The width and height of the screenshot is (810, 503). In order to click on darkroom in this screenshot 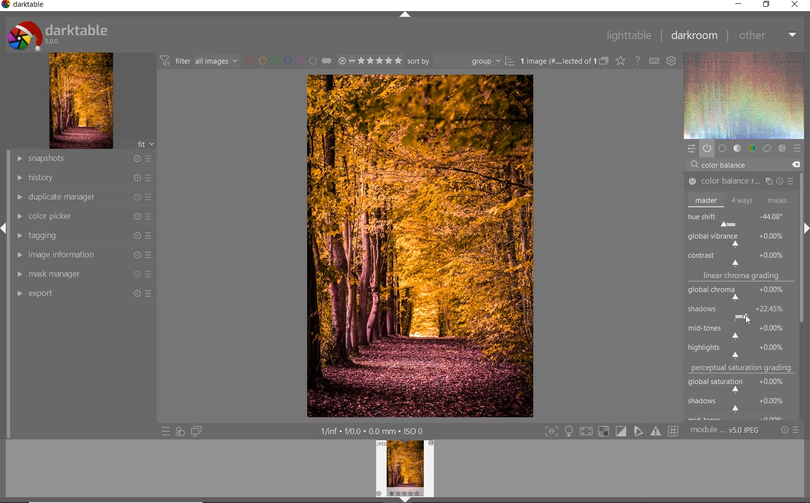, I will do `click(695, 35)`.